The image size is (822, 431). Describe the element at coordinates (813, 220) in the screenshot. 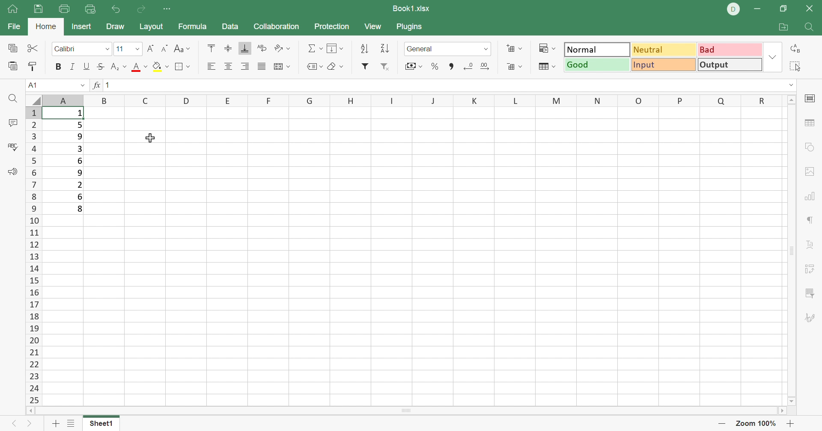

I see `paragraph settings` at that location.